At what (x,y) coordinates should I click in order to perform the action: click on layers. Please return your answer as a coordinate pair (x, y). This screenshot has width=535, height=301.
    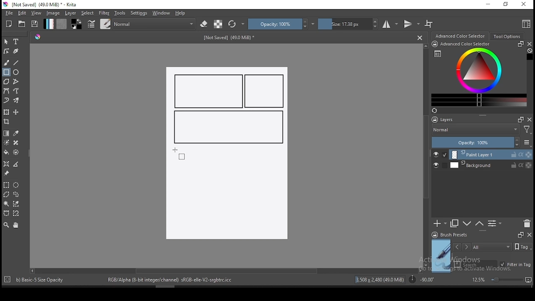
    Looking at the image, I should click on (445, 120).